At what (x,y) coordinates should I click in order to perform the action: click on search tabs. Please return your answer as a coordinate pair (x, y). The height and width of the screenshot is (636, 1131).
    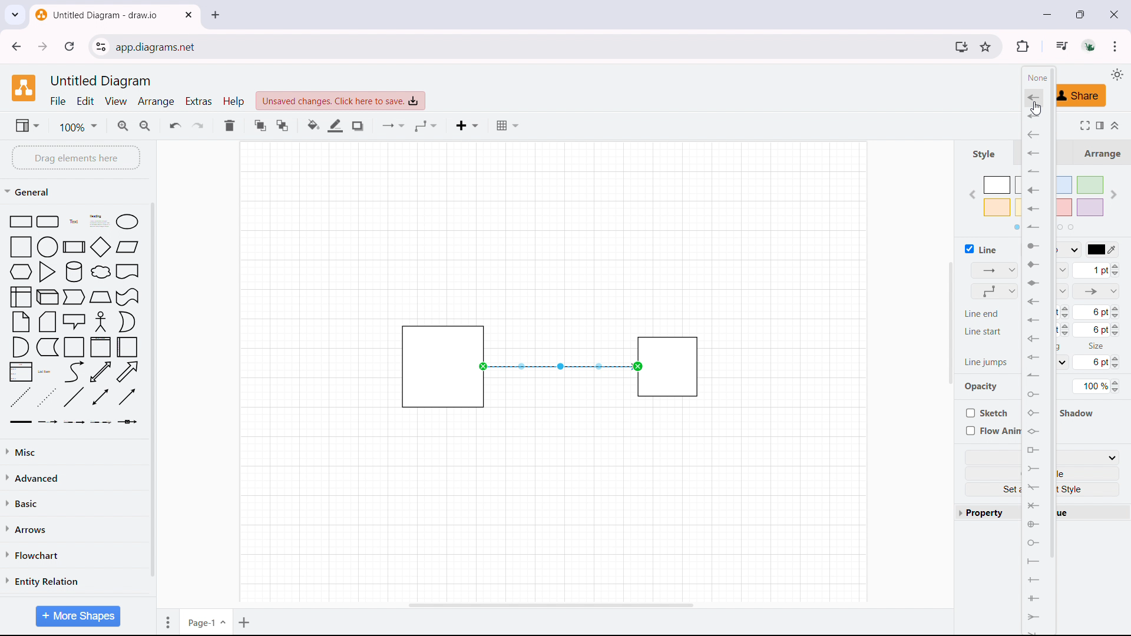
    Looking at the image, I should click on (15, 15).